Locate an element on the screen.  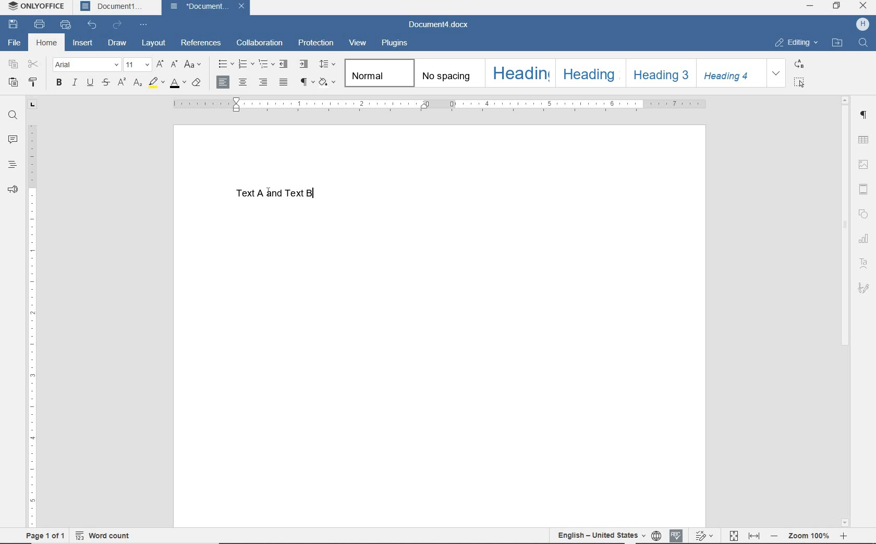
TEXT ART is located at coordinates (863, 263).